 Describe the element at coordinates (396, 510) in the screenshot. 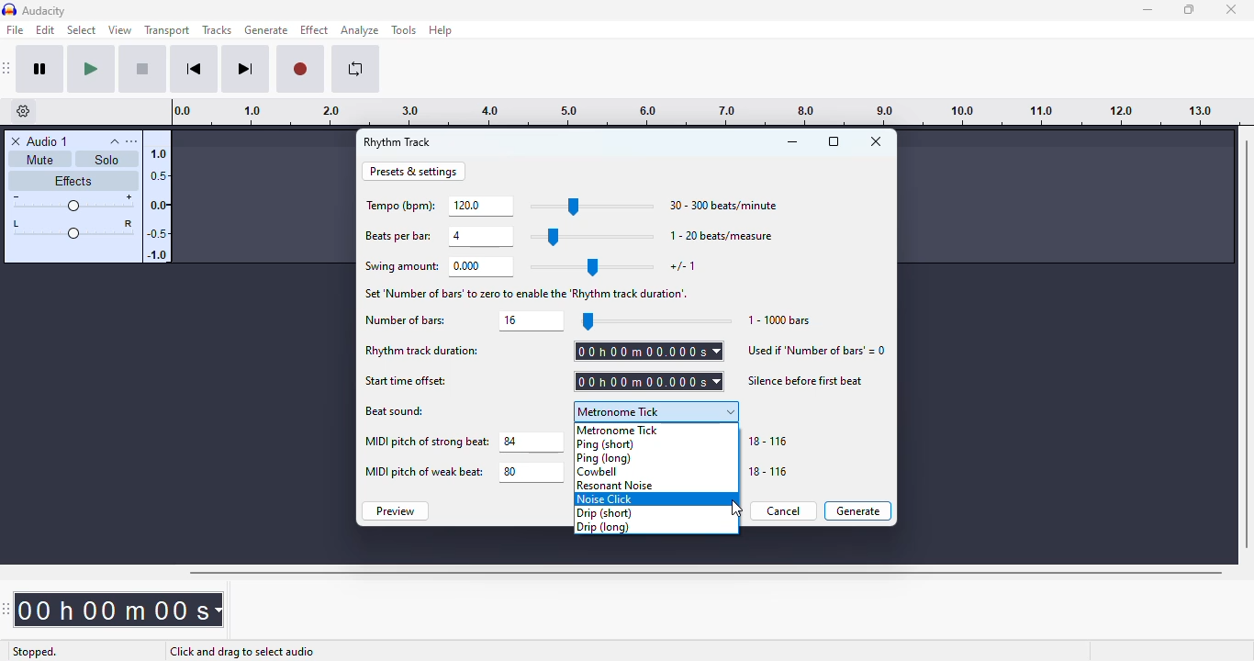

I see `preview` at that location.